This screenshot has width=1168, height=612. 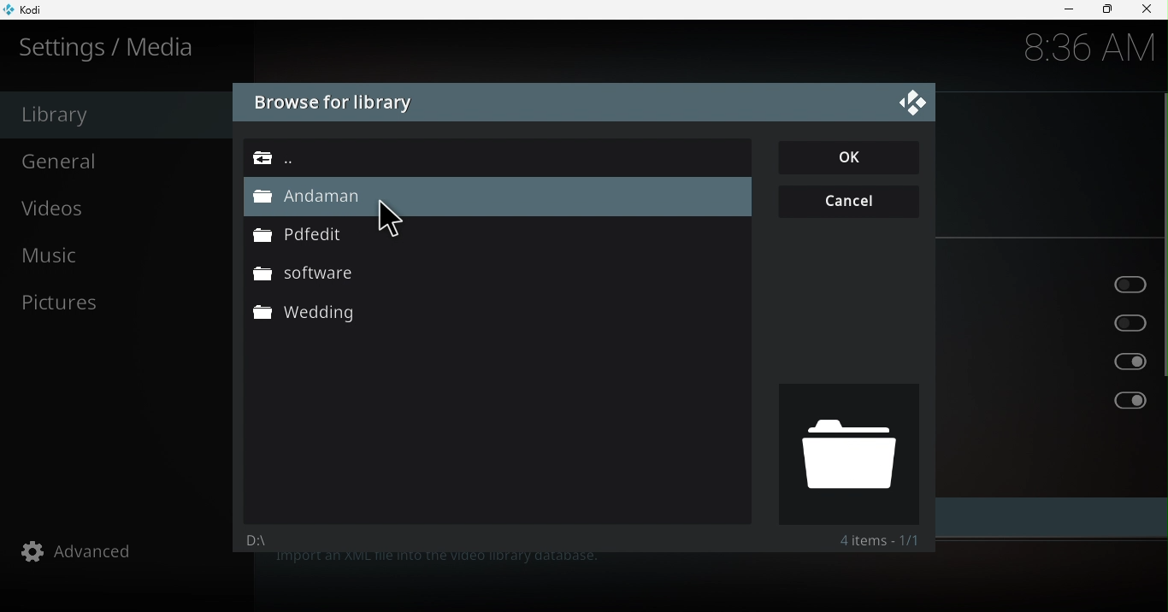 What do you see at coordinates (1062, 10) in the screenshot?
I see `Minimize` at bounding box center [1062, 10].